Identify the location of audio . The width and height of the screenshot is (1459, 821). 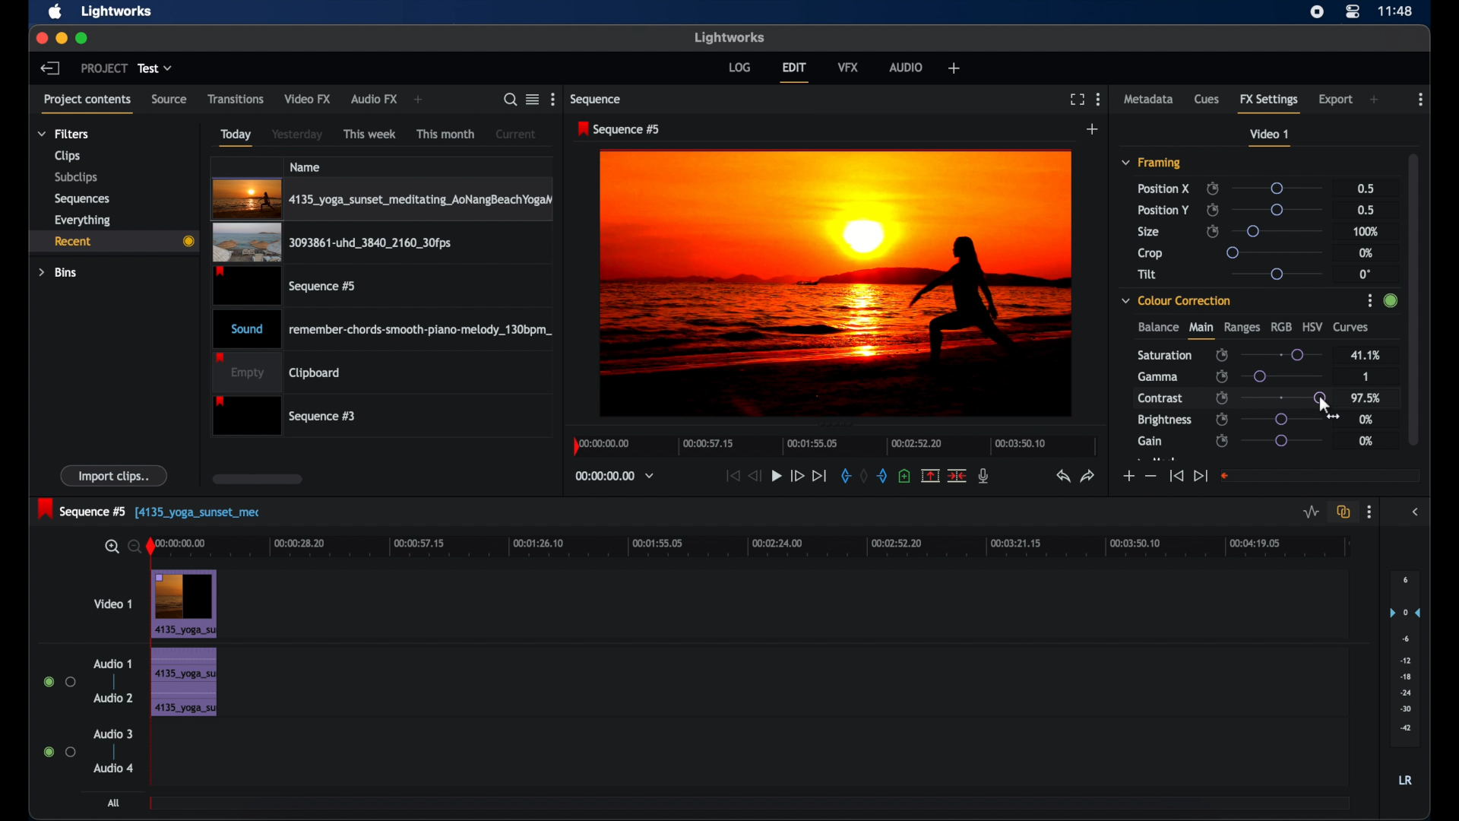
(182, 682).